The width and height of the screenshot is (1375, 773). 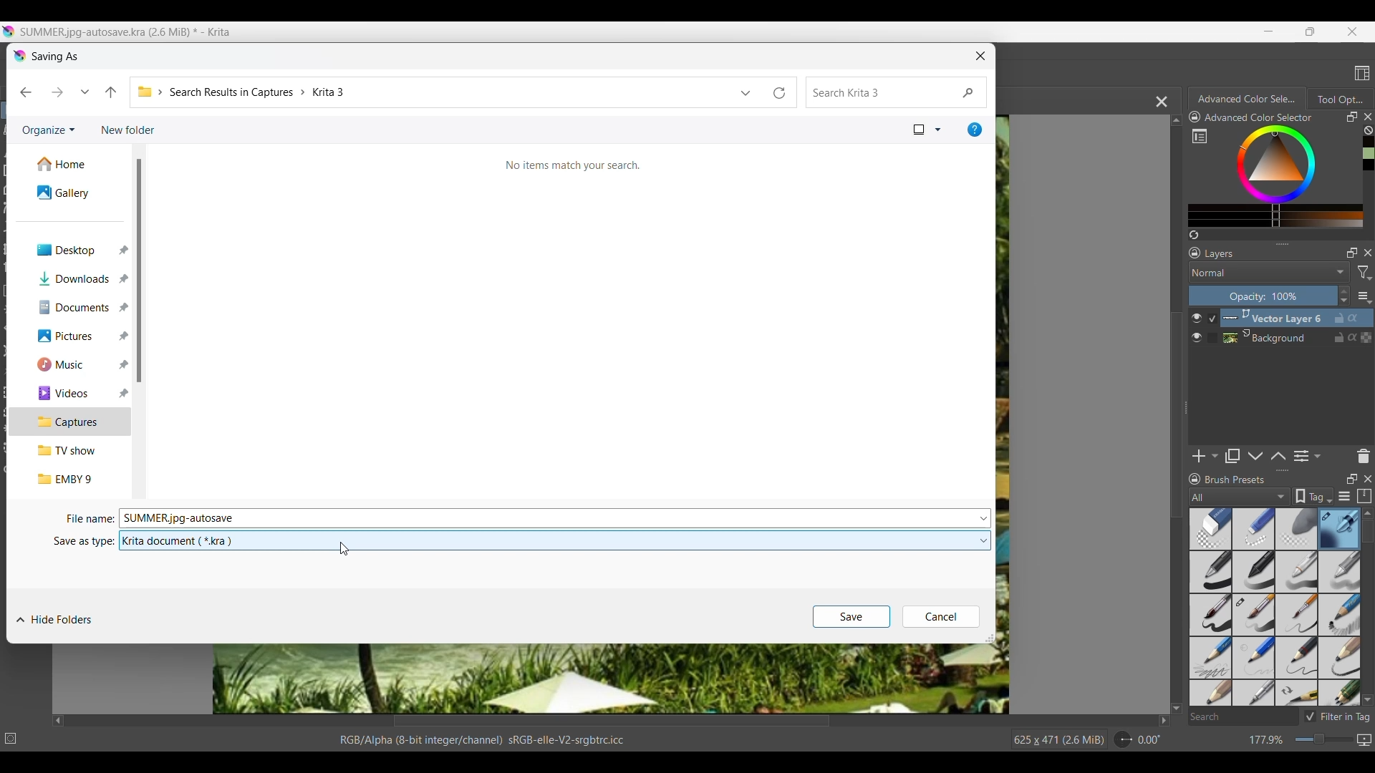 I want to click on Filter options, so click(x=1364, y=273).